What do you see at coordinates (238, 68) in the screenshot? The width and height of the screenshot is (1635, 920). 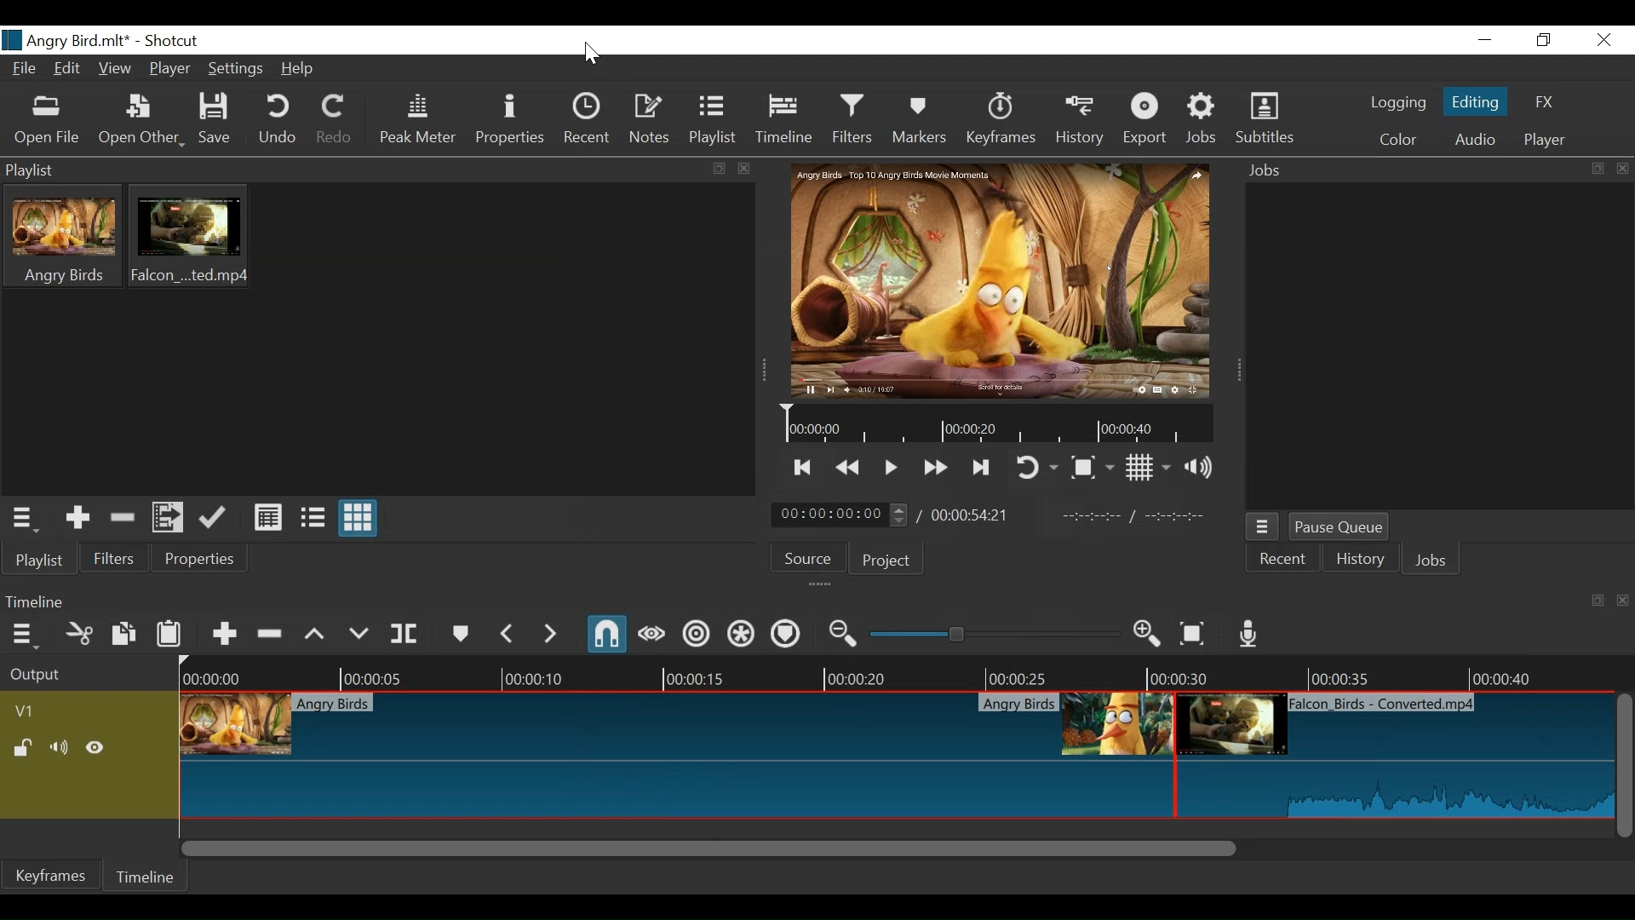 I see `Settings` at bounding box center [238, 68].